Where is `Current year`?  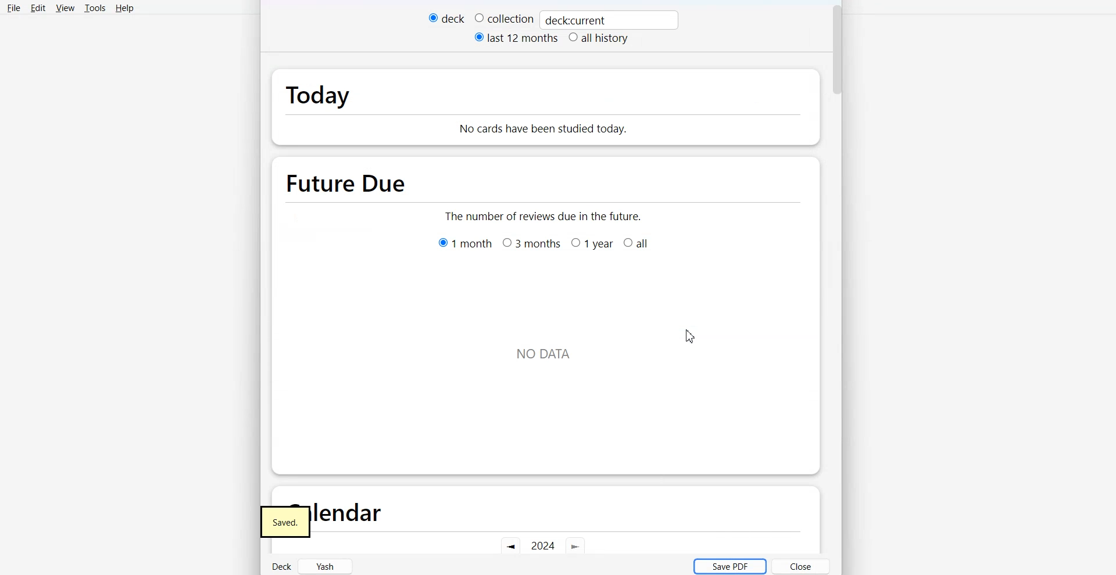 Current year is located at coordinates (543, 546).